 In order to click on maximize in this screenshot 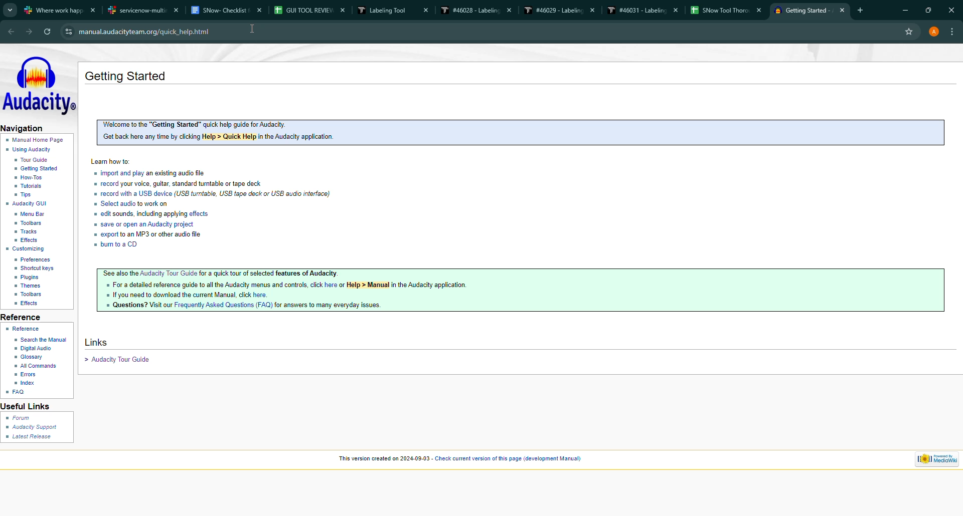, I will do `click(927, 11)`.